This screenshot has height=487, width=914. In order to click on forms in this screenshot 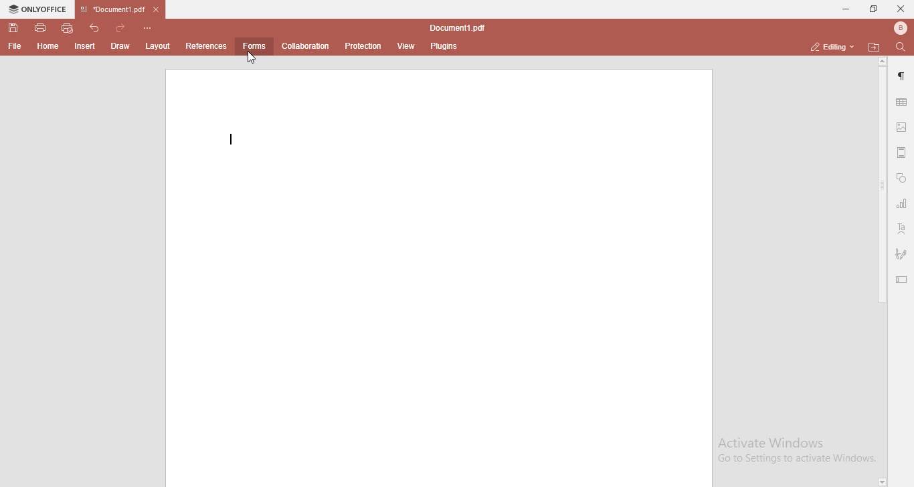, I will do `click(254, 46)`.